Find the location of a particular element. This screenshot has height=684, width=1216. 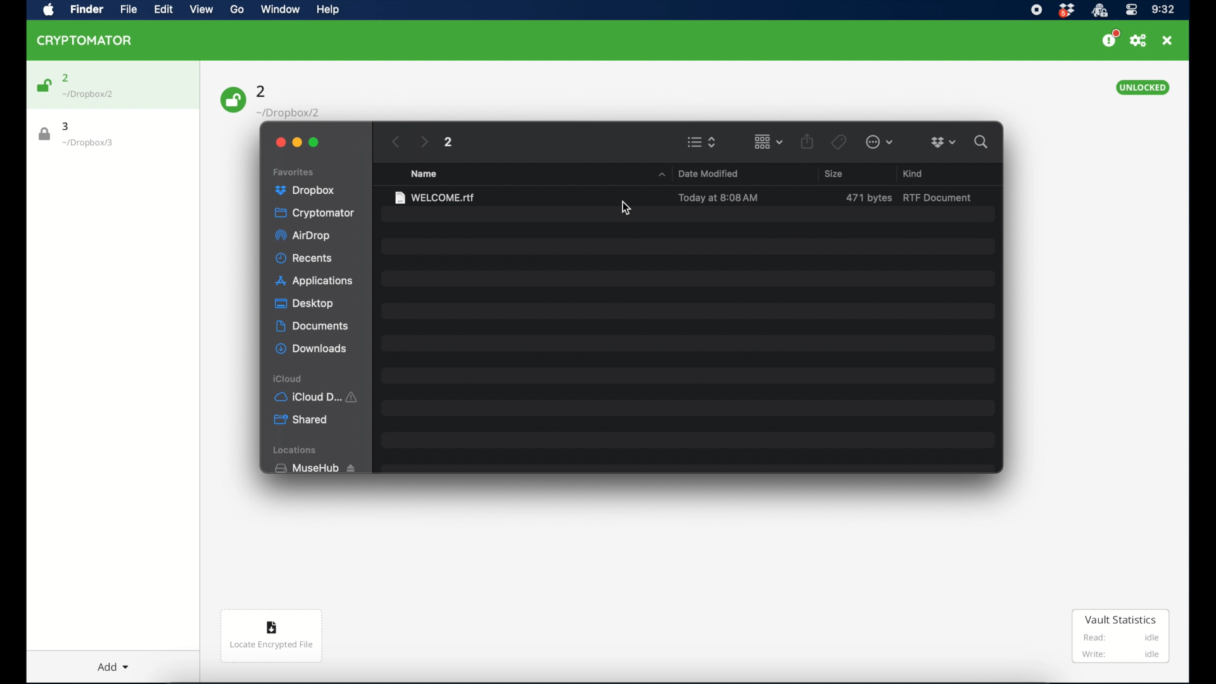

cryptomator icon is located at coordinates (85, 41).